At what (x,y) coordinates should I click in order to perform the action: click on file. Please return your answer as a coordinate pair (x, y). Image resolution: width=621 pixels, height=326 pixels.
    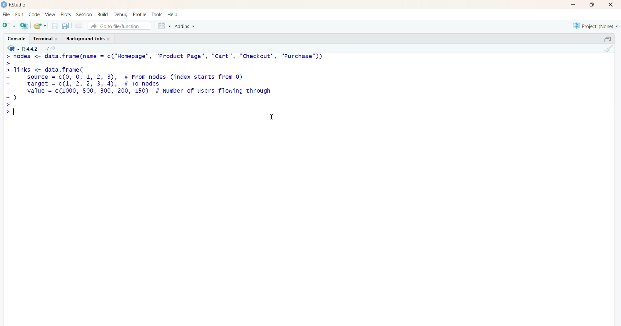
    Looking at the image, I should click on (80, 25).